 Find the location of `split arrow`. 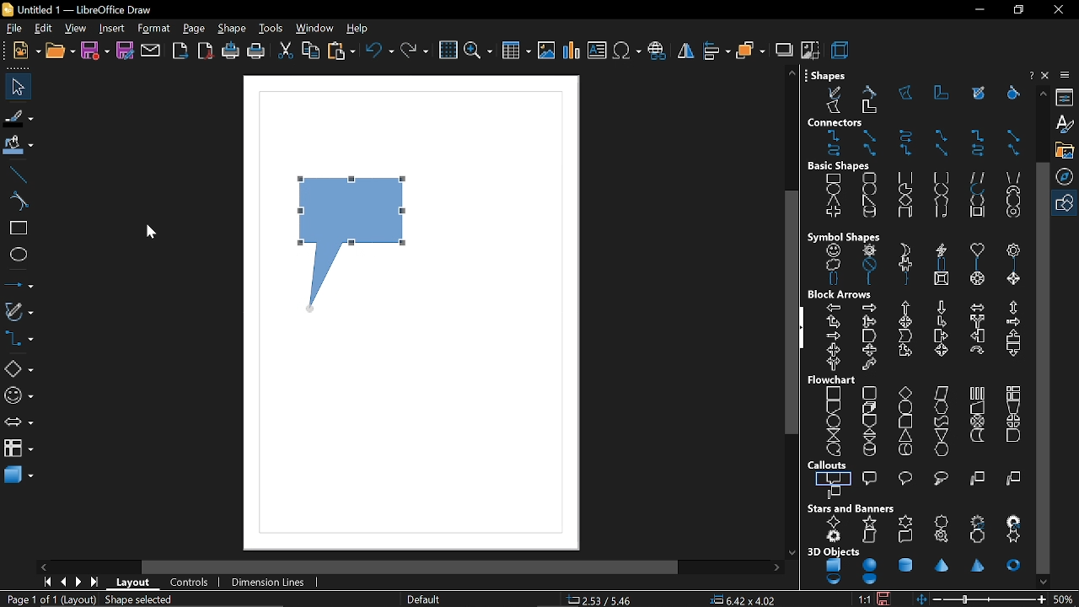

split arrow is located at coordinates (977, 322).